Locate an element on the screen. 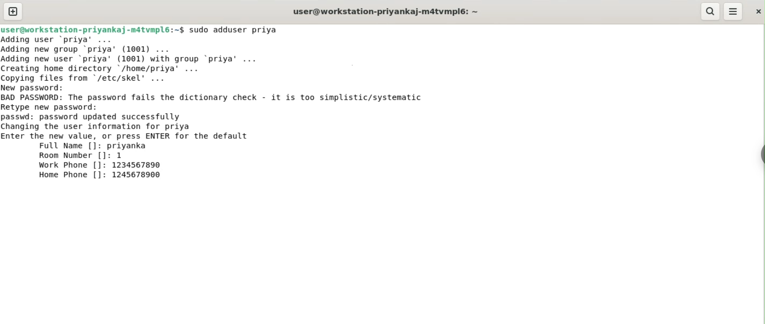  BAD PASSWORD: The password fails the dictionary check. it is too simplistic/systematic is located at coordinates (226, 98).